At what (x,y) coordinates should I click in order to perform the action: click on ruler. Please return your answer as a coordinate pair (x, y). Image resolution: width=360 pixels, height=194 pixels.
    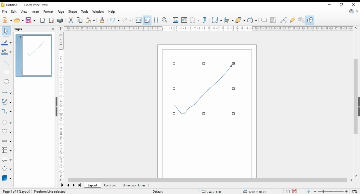
    Looking at the image, I should click on (208, 28).